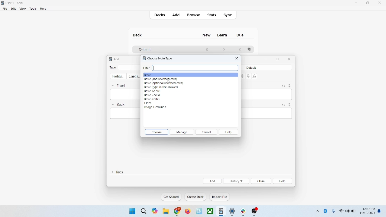  What do you see at coordinates (188, 211) in the screenshot?
I see `firefox` at bounding box center [188, 211].